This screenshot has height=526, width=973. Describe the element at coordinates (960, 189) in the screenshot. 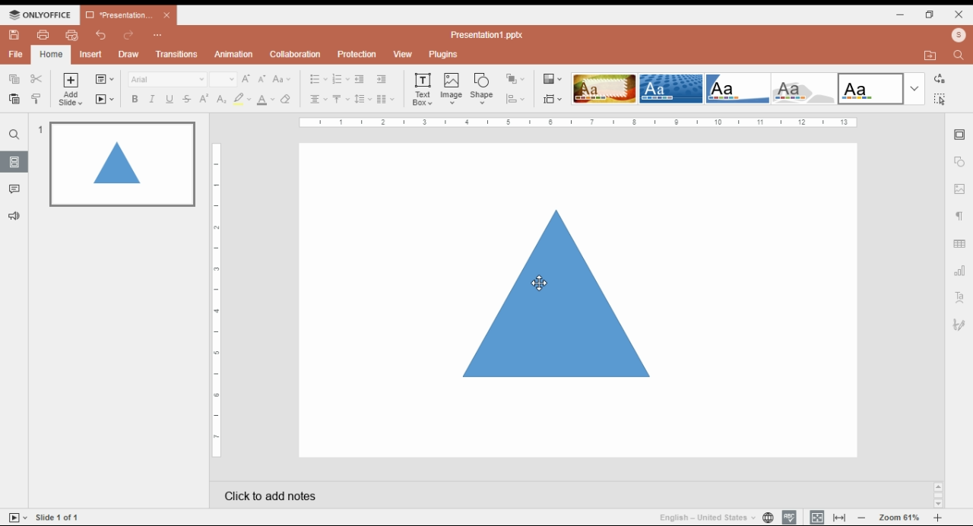

I see `image setting` at that location.